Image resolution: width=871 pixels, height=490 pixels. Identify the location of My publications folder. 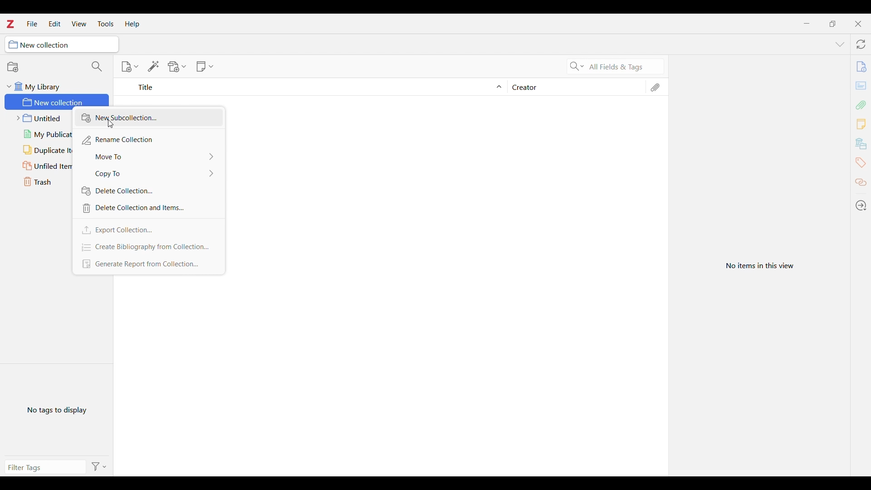
(39, 135).